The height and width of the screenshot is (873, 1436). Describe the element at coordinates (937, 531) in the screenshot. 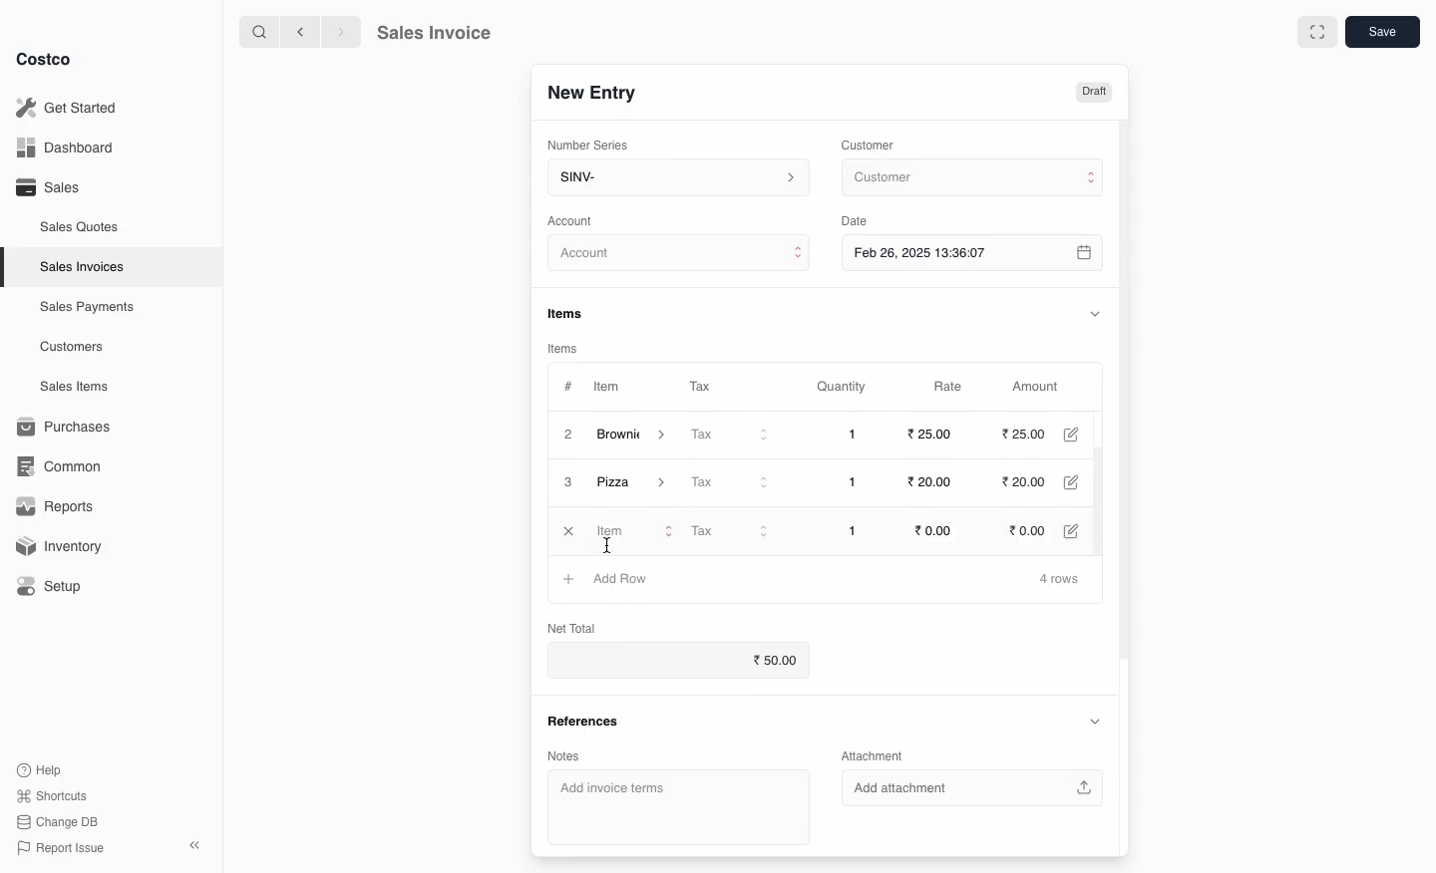

I see `0.00` at that location.